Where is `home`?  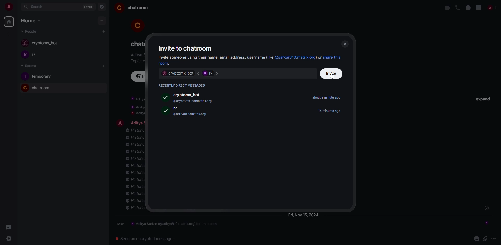
home is located at coordinates (9, 22).